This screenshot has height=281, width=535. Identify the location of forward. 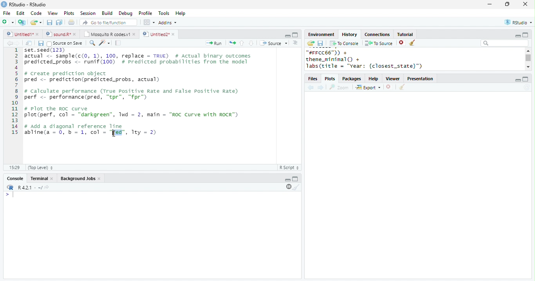
(17, 43).